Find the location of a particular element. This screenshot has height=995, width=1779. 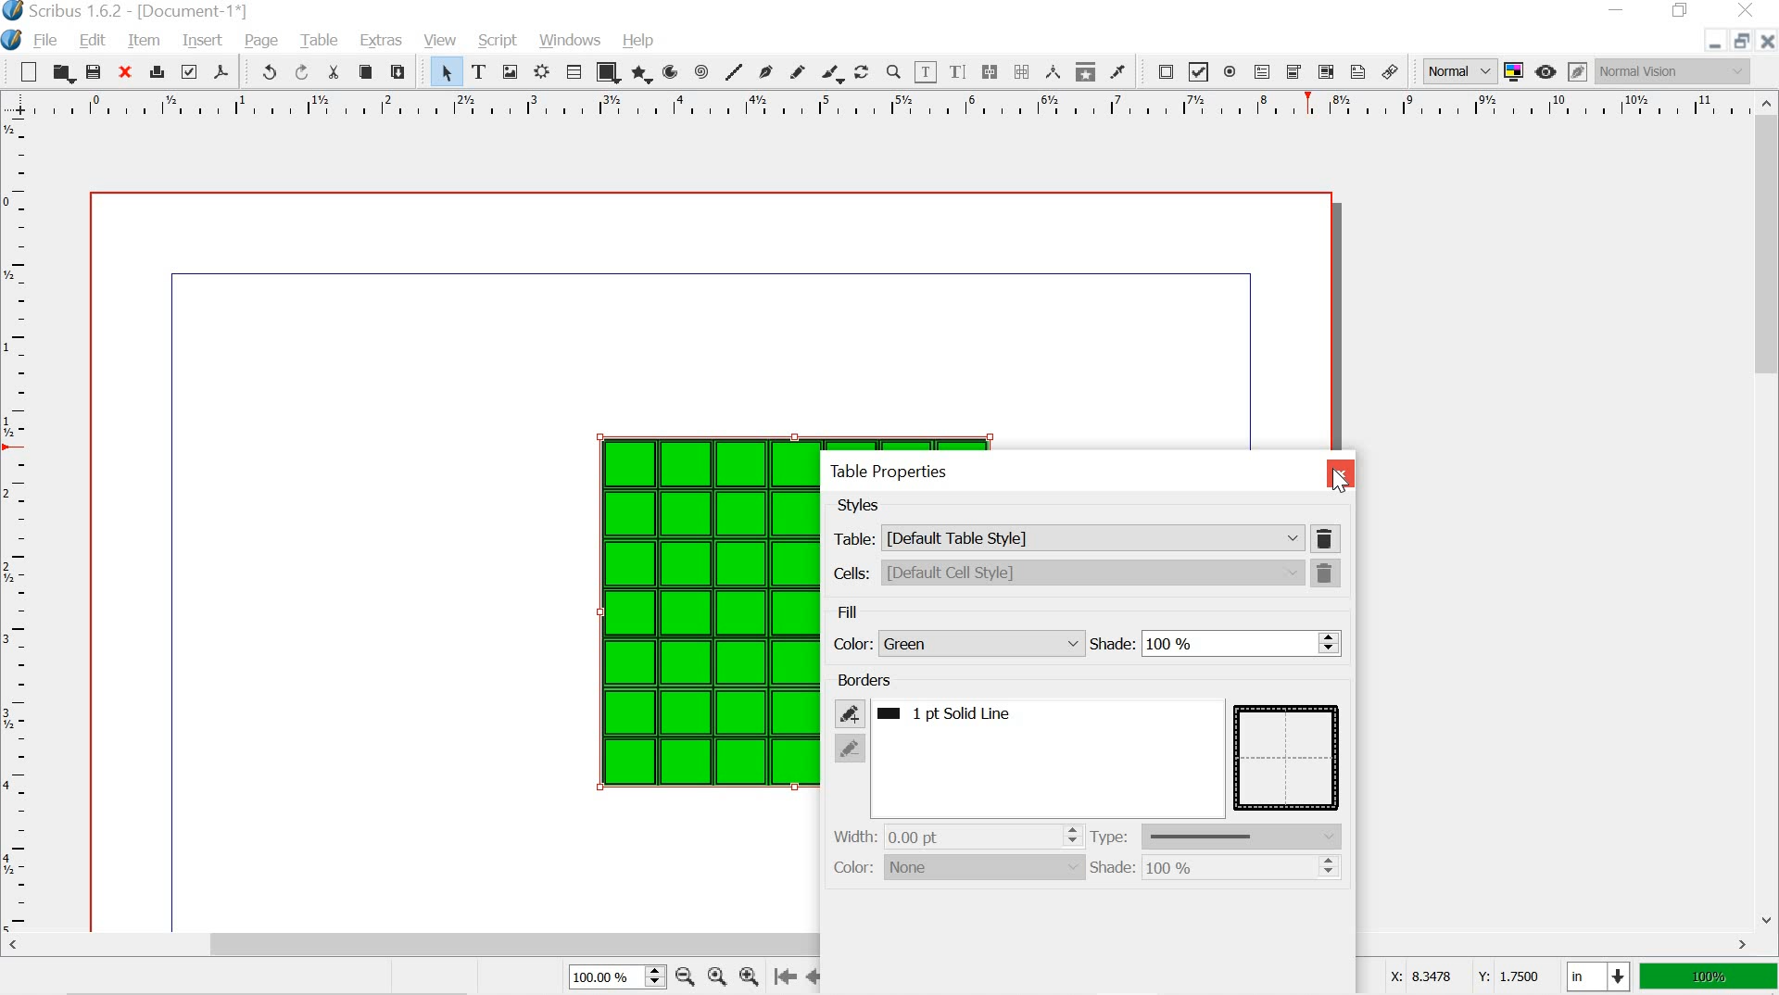

zoom in, zoom out is located at coordinates (653, 977).